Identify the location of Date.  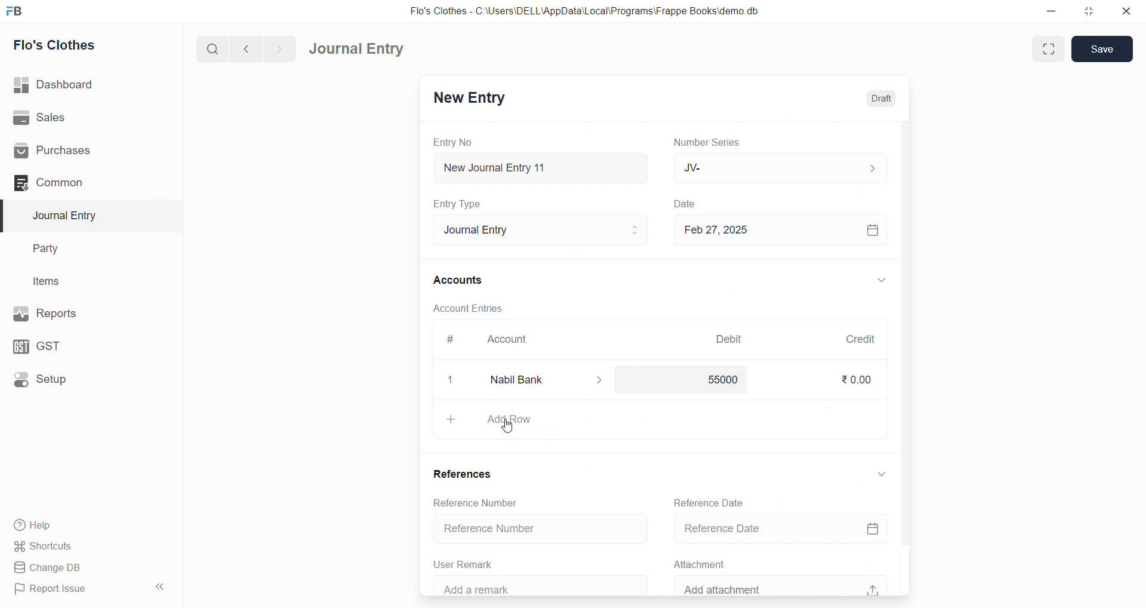
(688, 204).